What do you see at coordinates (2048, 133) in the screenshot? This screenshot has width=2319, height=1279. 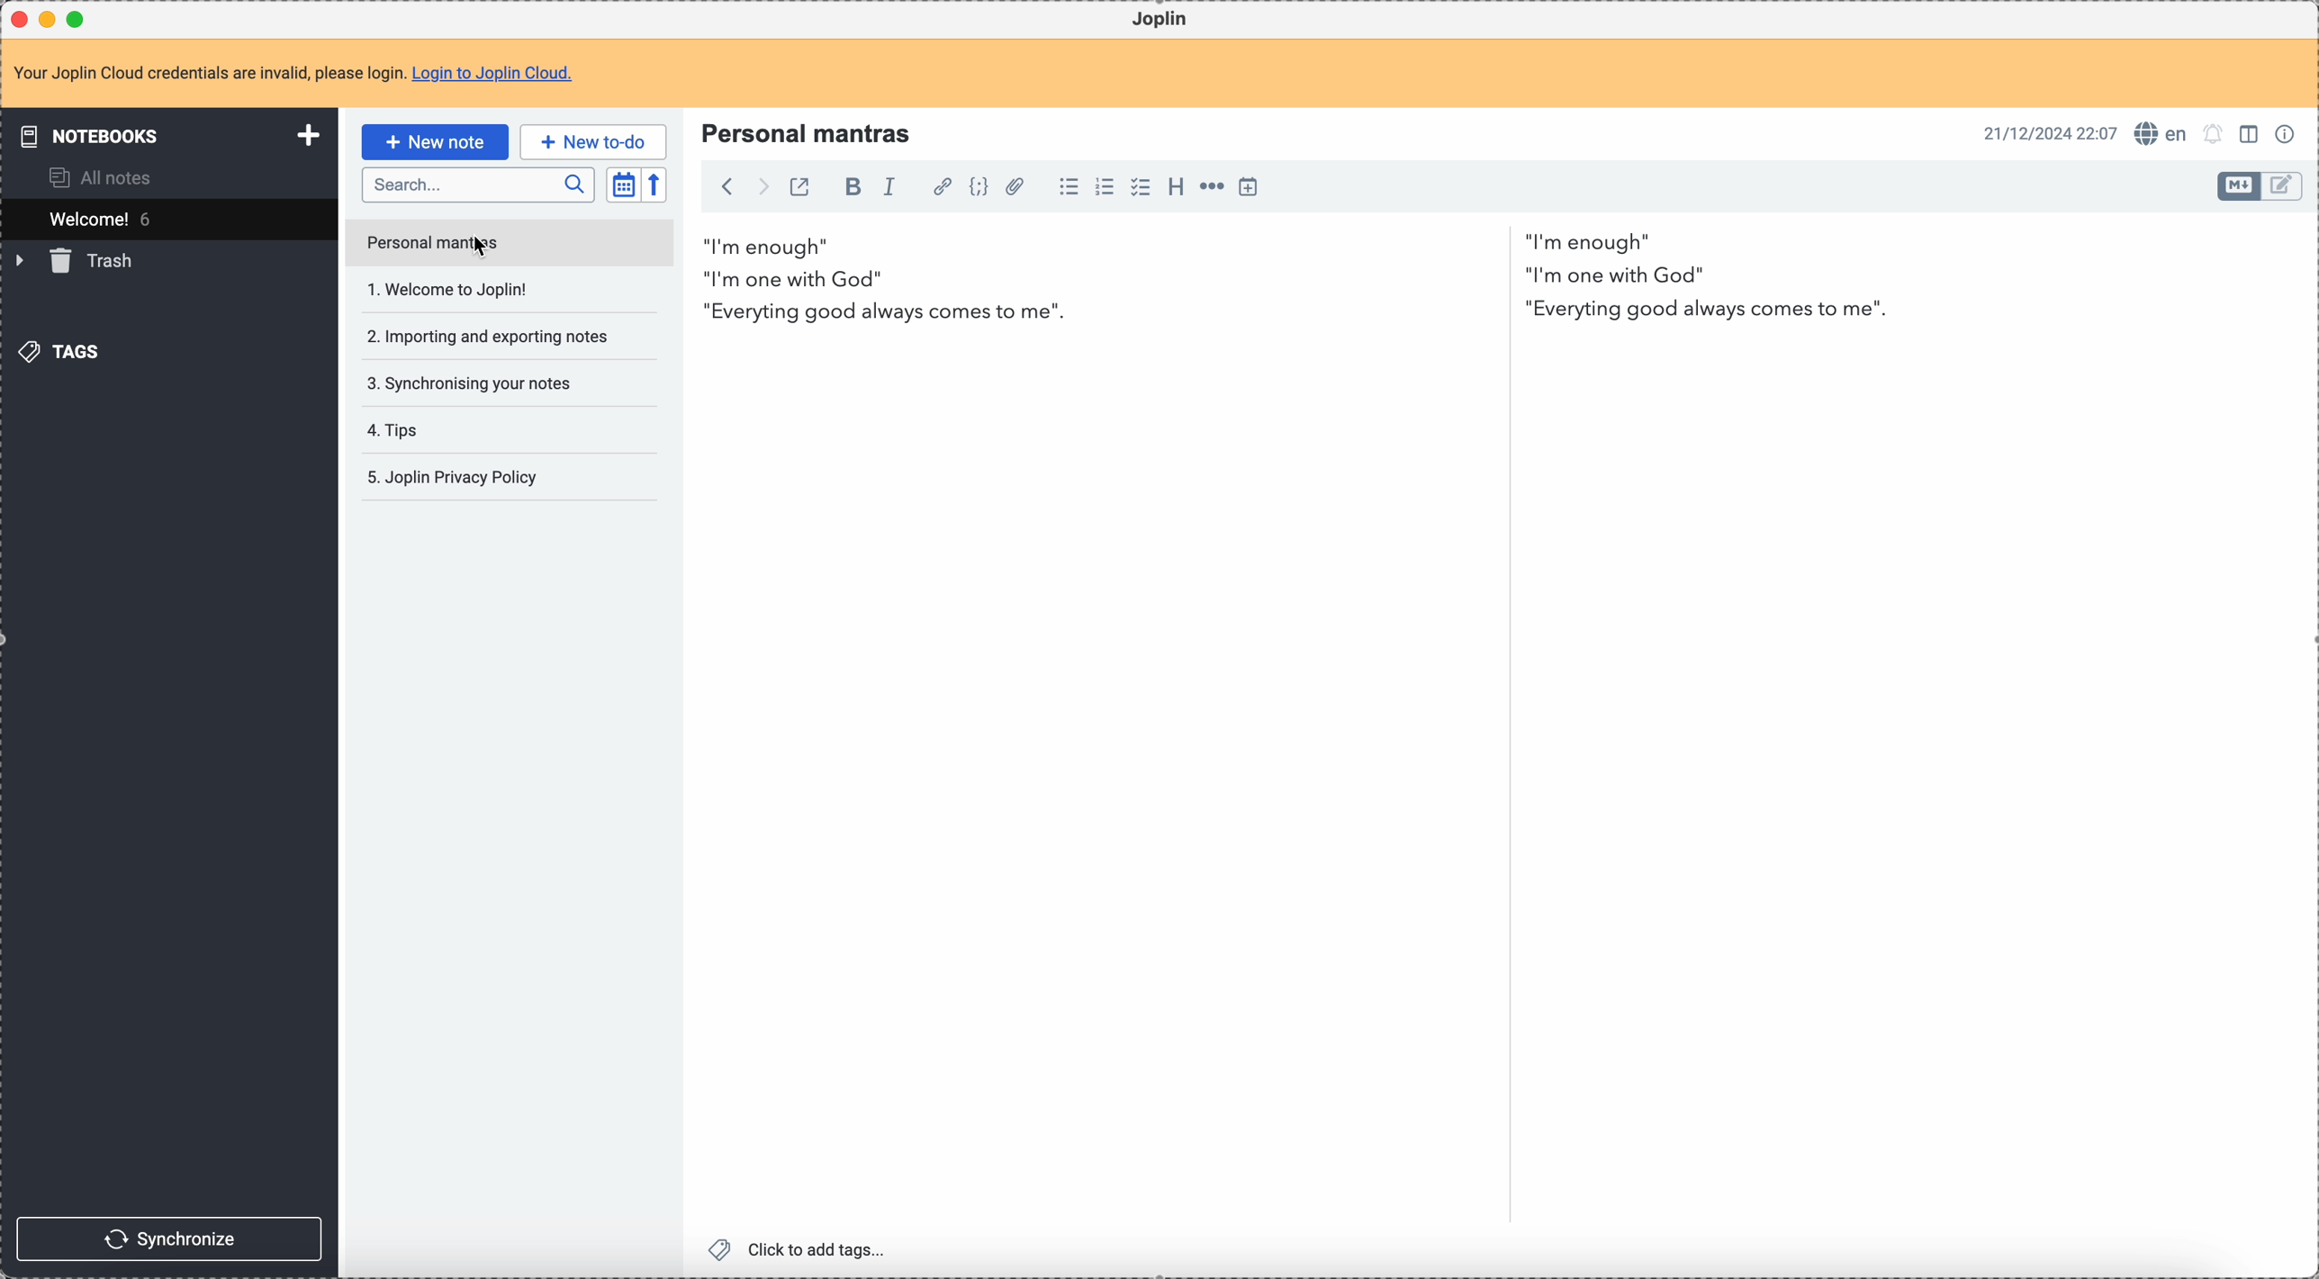 I see `date and hour` at bounding box center [2048, 133].